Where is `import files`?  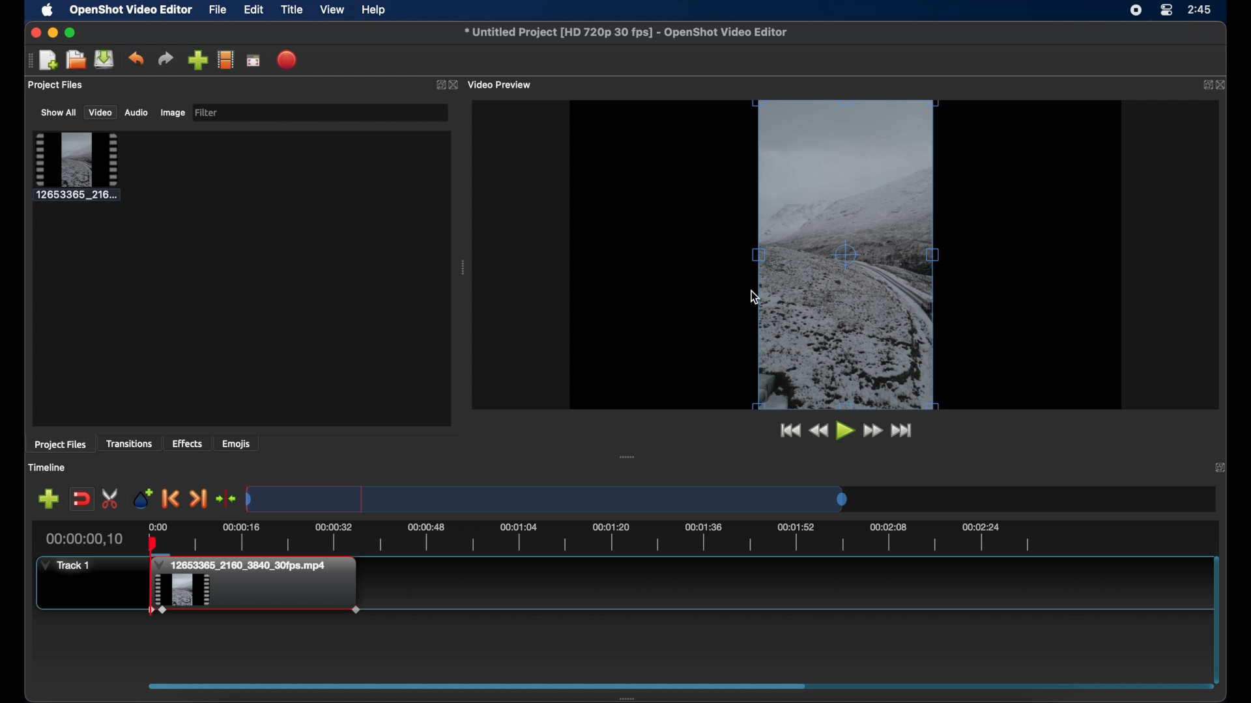
import files is located at coordinates (198, 61).